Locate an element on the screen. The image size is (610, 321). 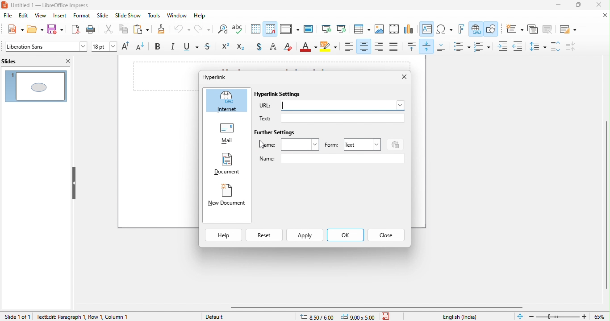
events is located at coordinates (394, 144).